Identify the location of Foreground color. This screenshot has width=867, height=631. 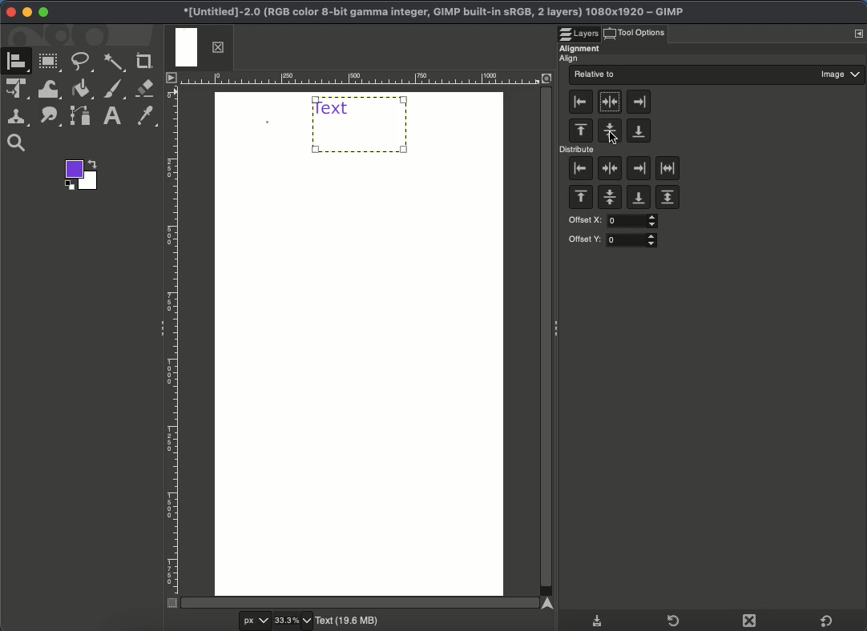
(83, 175).